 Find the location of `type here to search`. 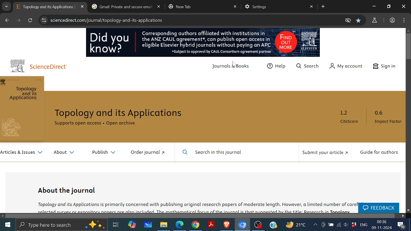

type here to search is located at coordinates (61, 226).